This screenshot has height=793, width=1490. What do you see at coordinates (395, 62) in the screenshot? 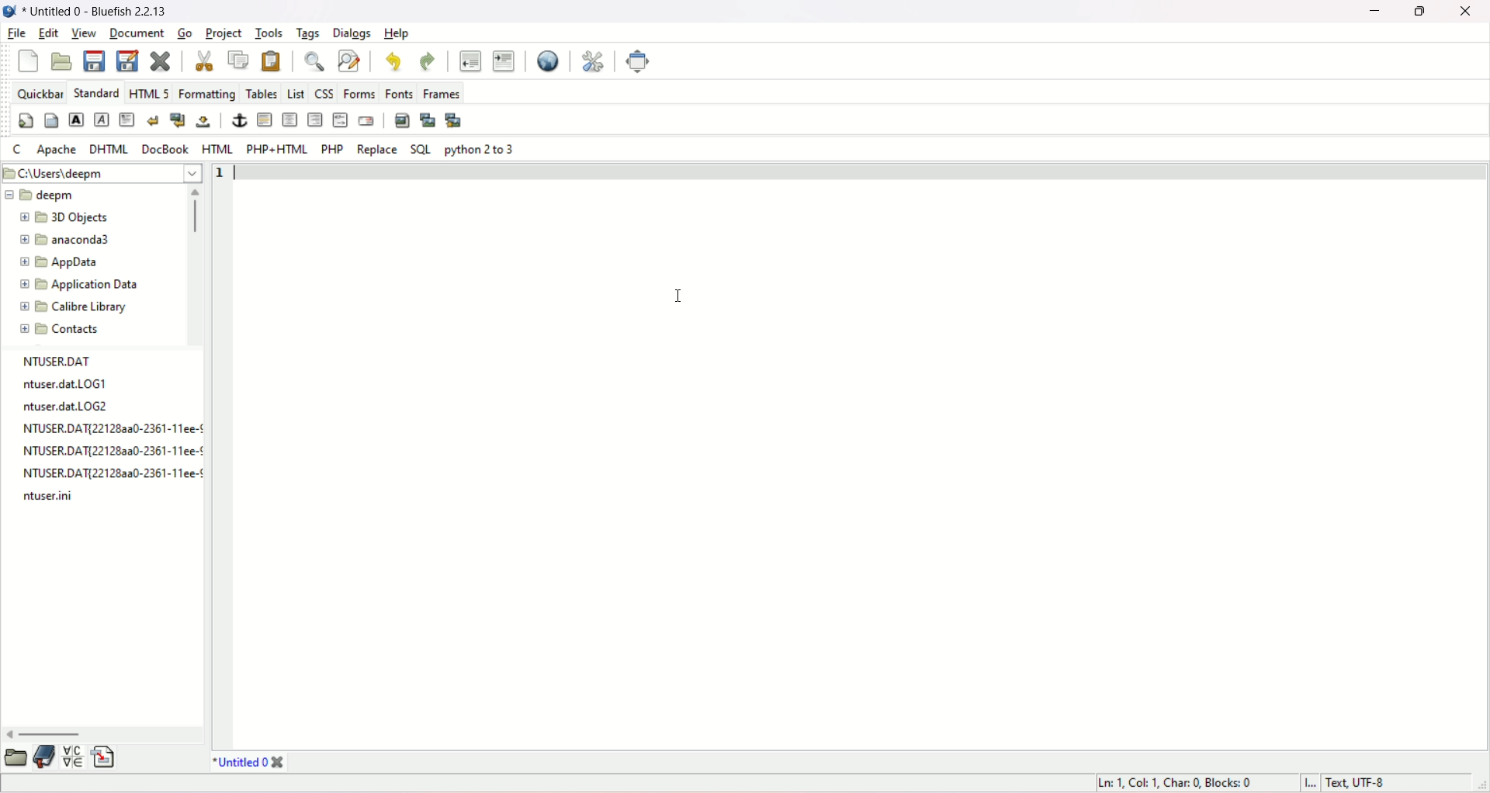
I see `undo` at bounding box center [395, 62].